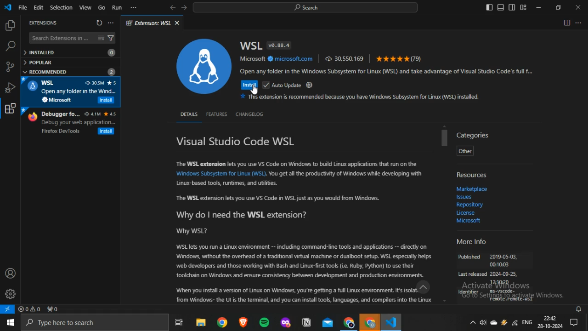  Describe the element at coordinates (61, 114) in the screenshot. I see `Debugger fo...` at that location.